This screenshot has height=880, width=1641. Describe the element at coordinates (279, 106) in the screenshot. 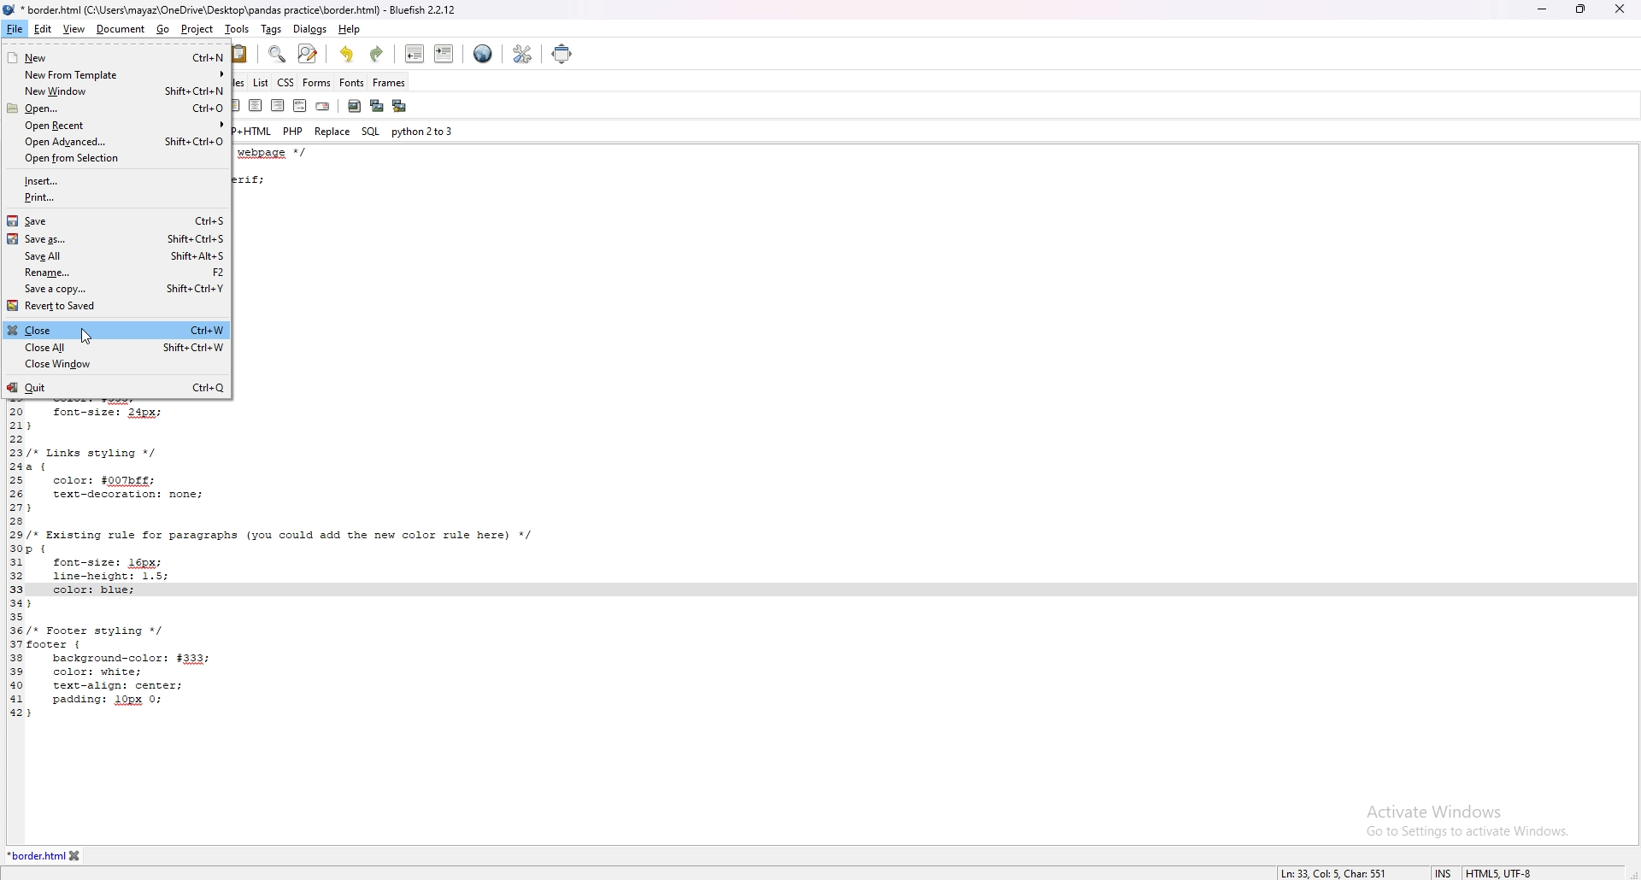

I see `right justify` at that location.